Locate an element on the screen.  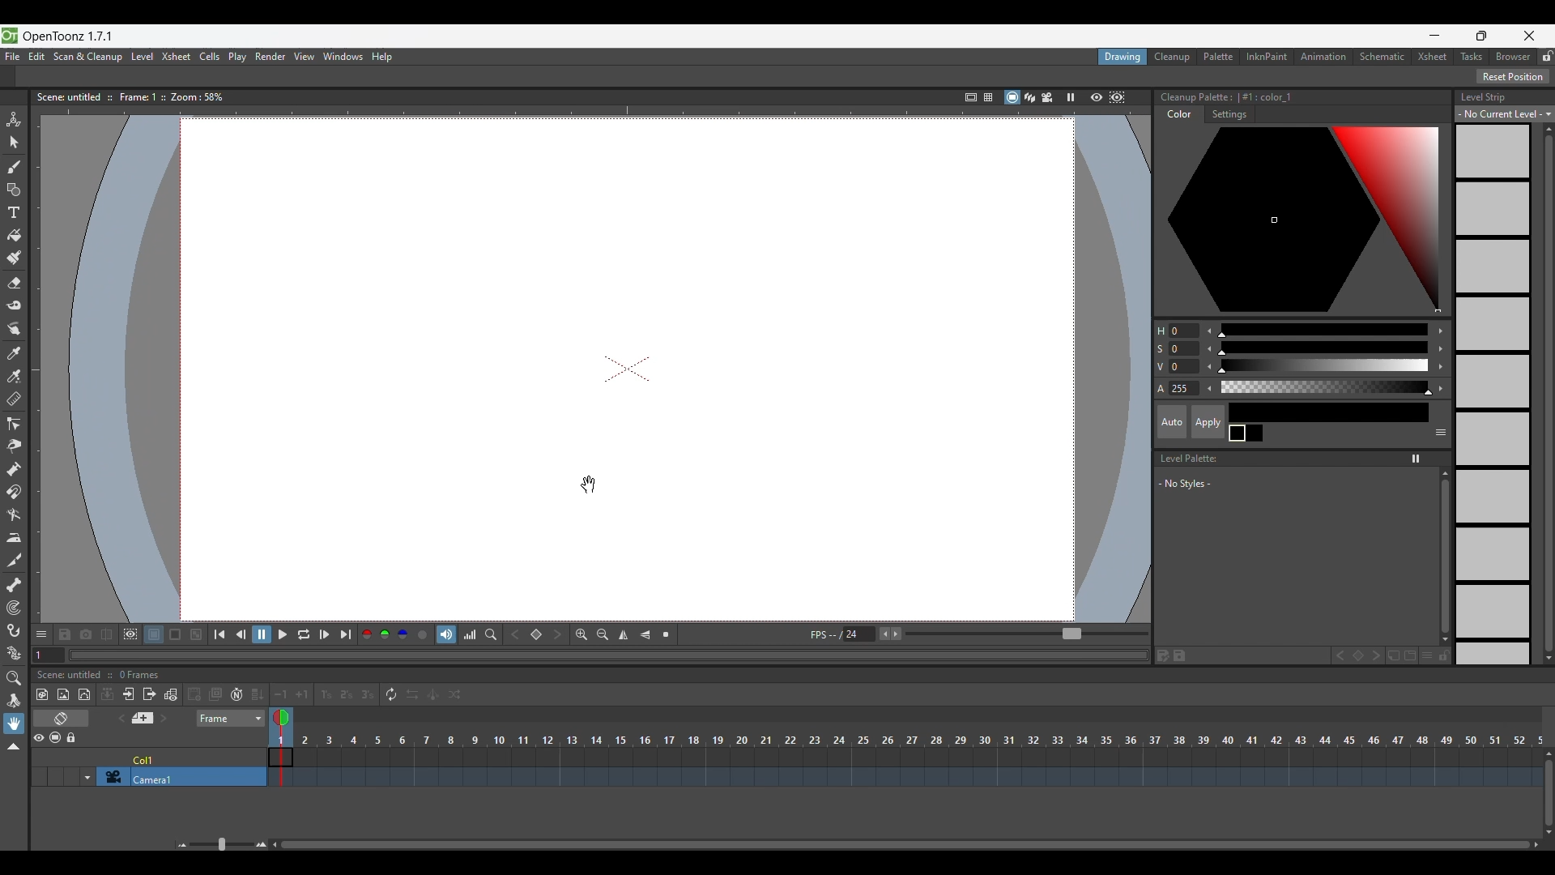
Color is located at coordinates (1179, 114).